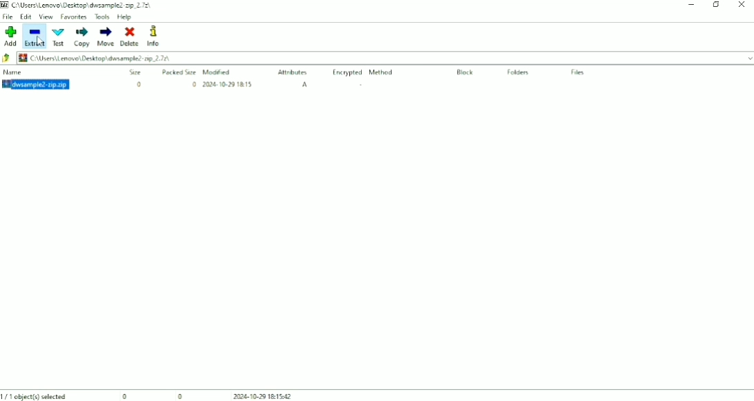 This screenshot has height=401, width=754. I want to click on 0, so click(193, 85).